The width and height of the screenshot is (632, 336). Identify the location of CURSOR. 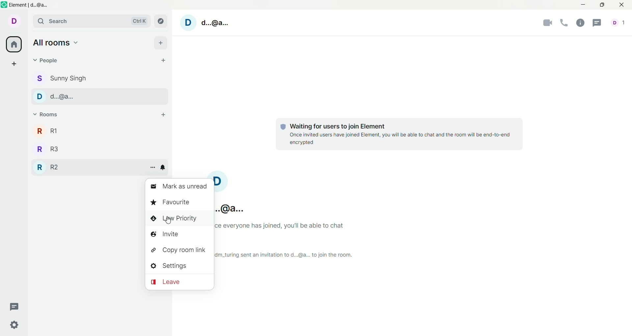
(168, 222).